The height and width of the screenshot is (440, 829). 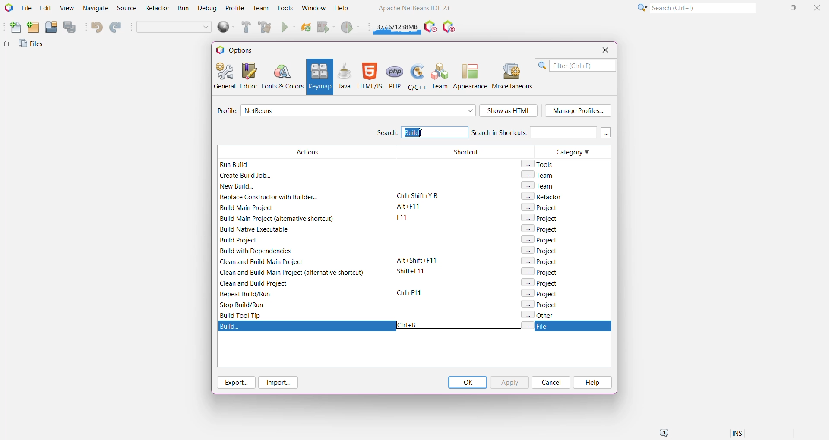 I want to click on Editor, so click(x=247, y=75).